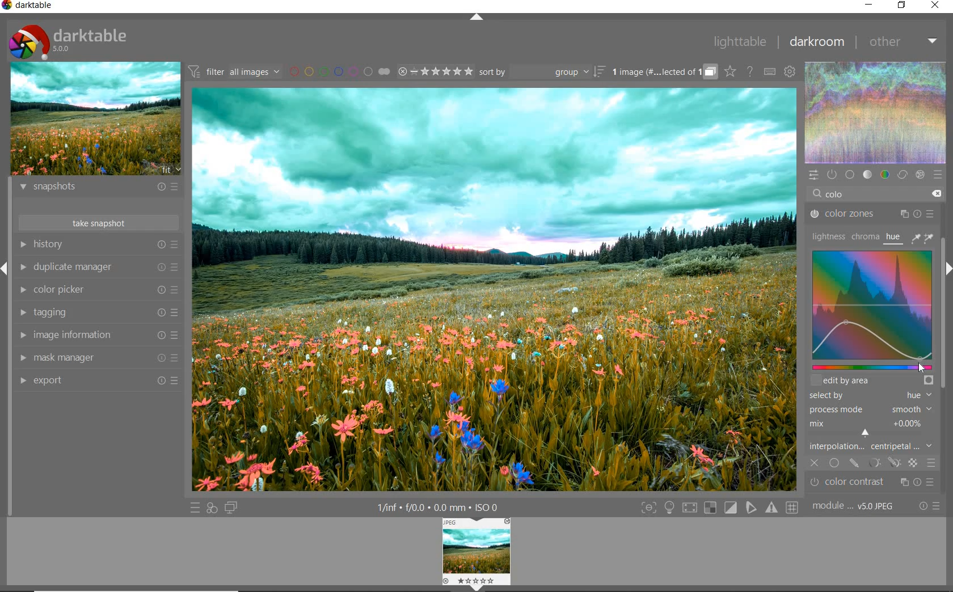 The image size is (953, 592). Describe the element at coordinates (100, 268) in the screenshot. I see `duplicate manager` at that location.